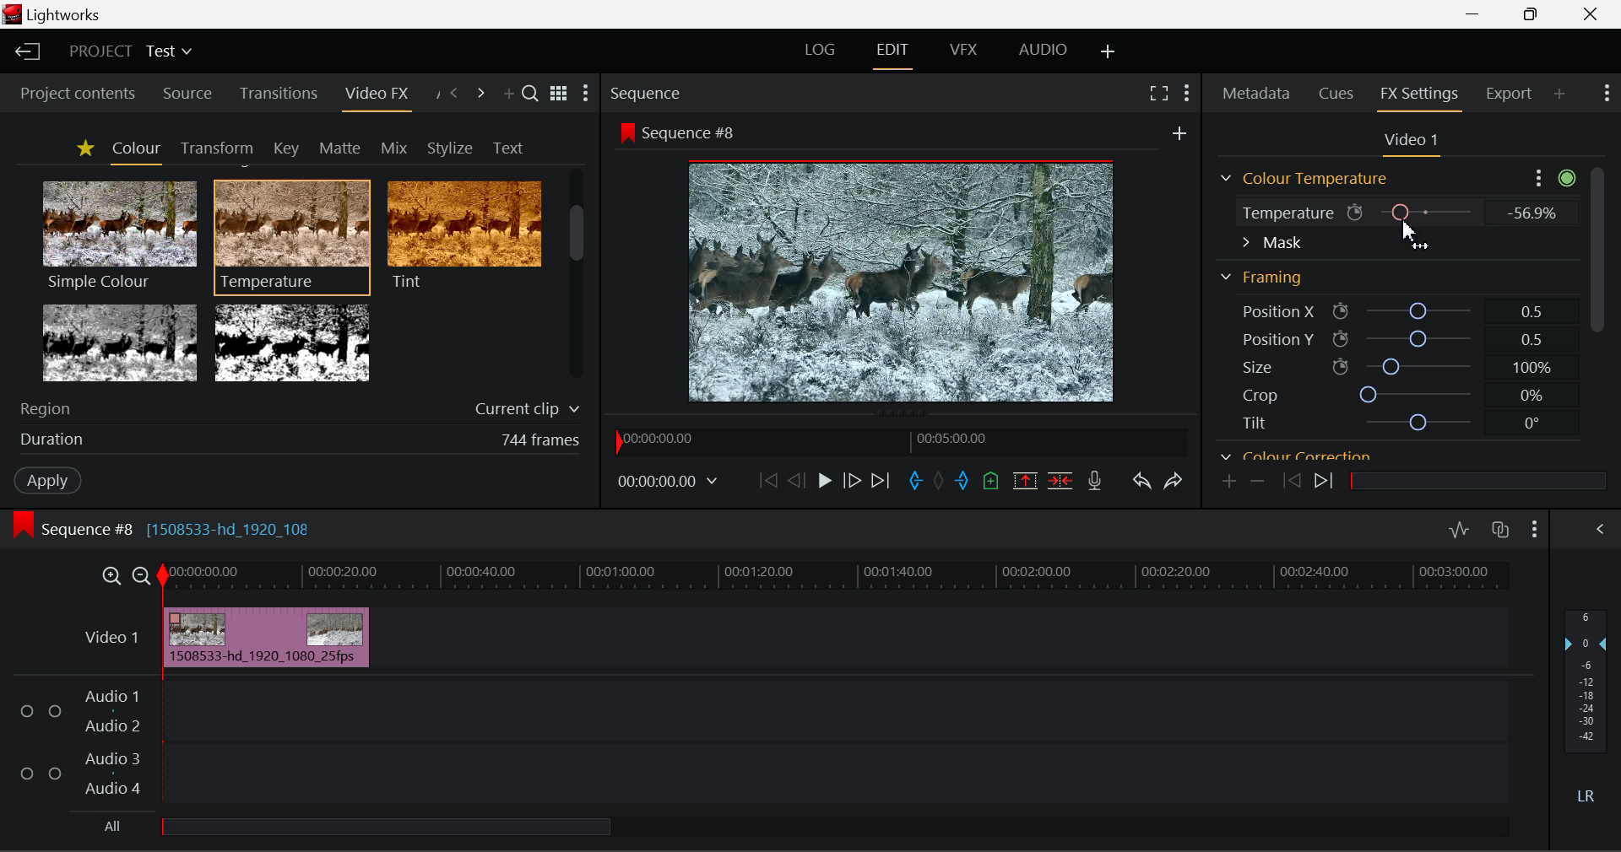  I want to click on Tilt, so click(1255, 423).